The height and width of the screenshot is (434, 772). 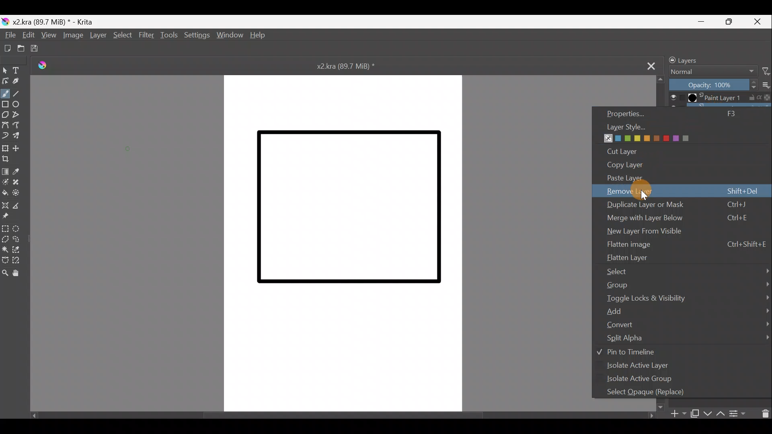 What do you see at coordinates (27, 36) in the screenshot?
I see `Edit` at bounding box center [27, 36].